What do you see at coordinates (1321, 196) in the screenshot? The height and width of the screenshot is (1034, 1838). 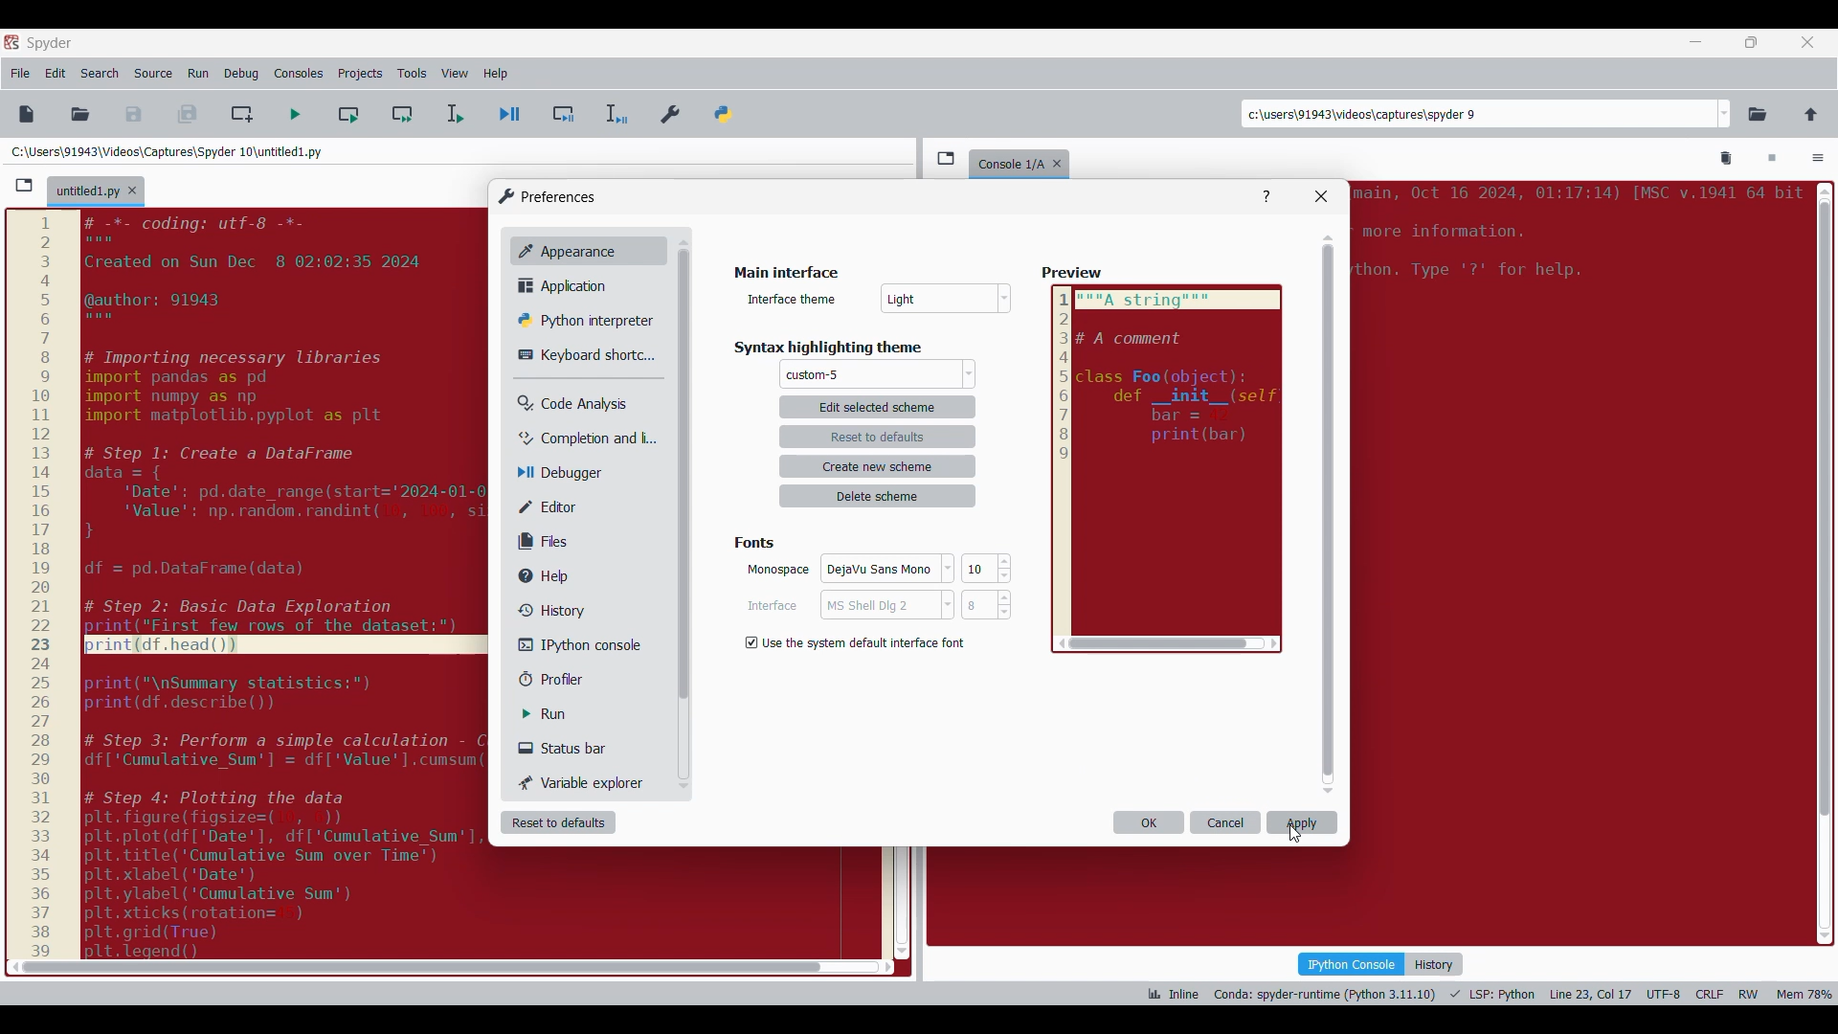 I see `Close` at bounding box center [1321, 196].